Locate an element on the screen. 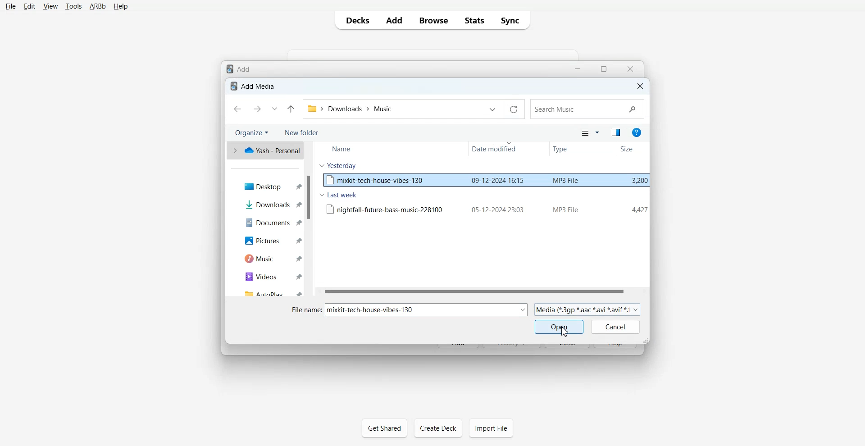 The width and height of the screenshot is (865, 446). Type is located at coordinates (565, 149).